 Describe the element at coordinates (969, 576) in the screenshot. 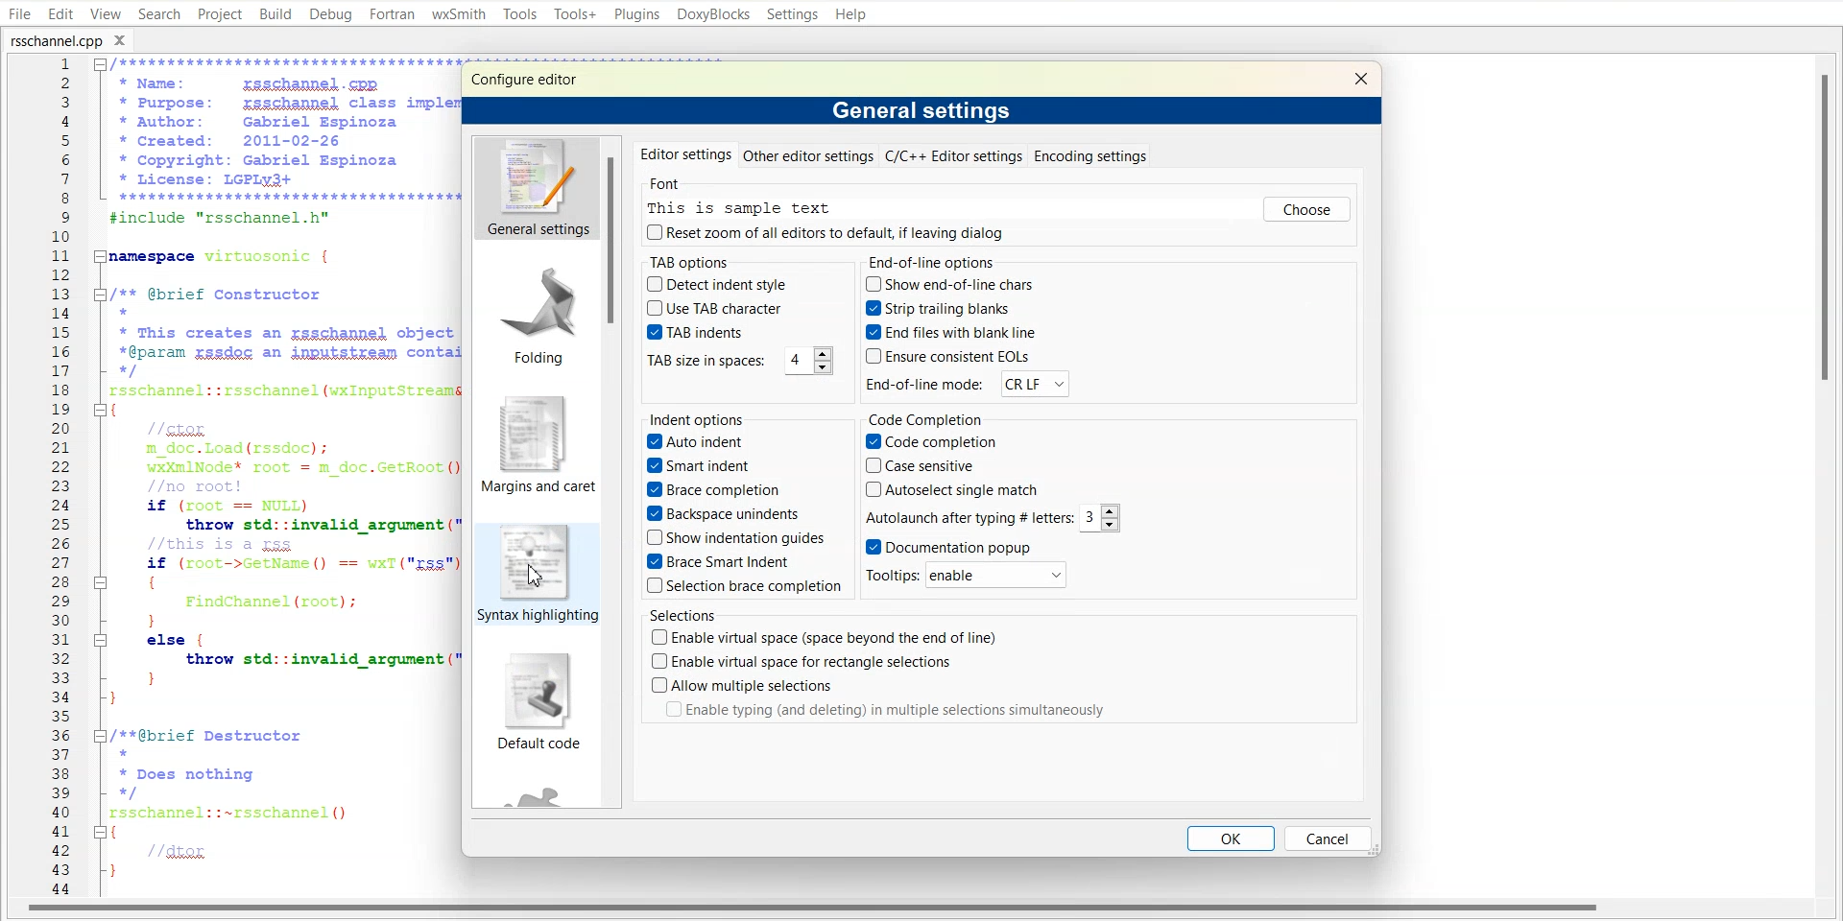

I see `Tooltips` at that location.